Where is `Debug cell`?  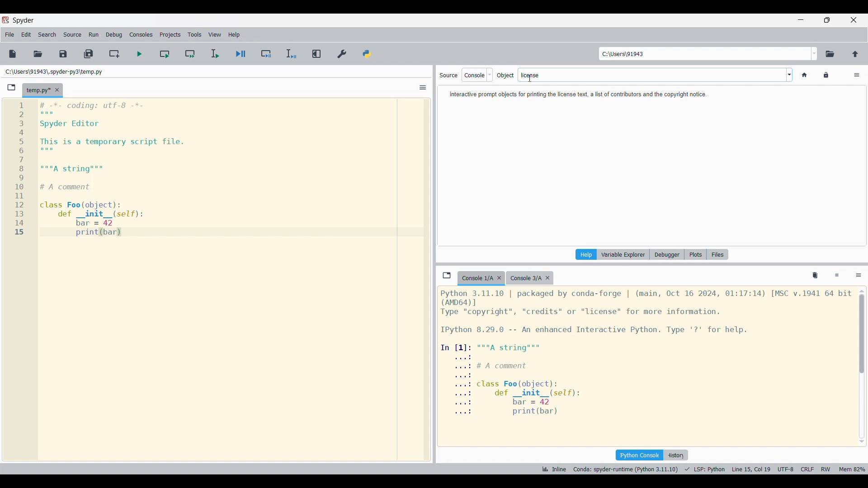
Debug cell is located at coordinates (266, 54).